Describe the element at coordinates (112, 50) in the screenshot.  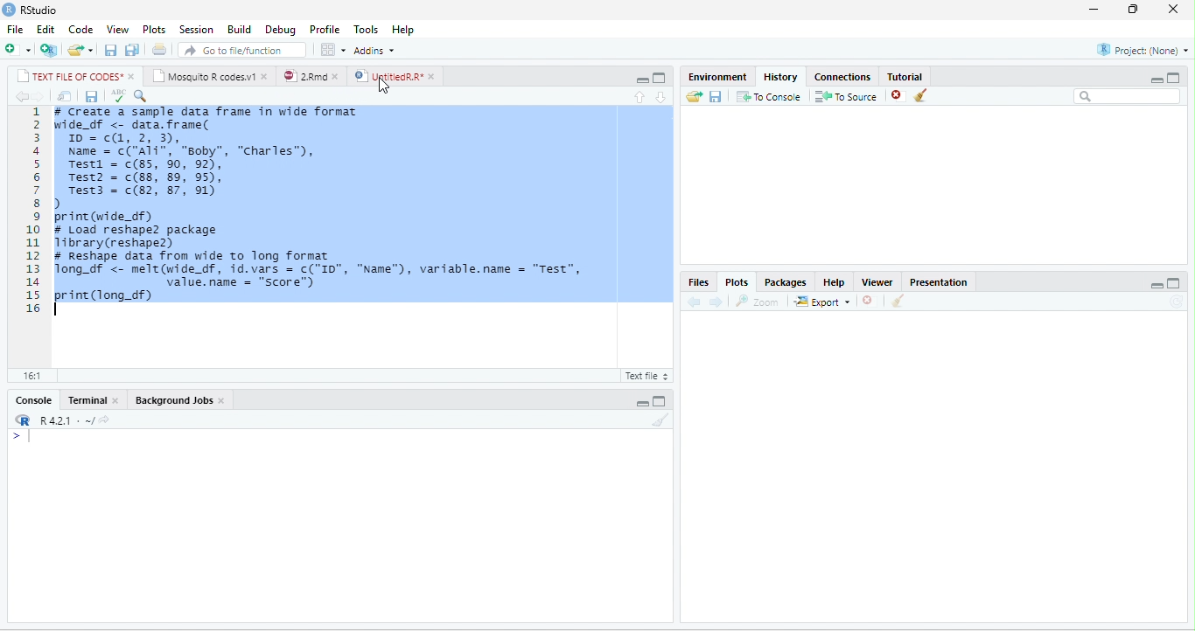
I see `save` at that location.